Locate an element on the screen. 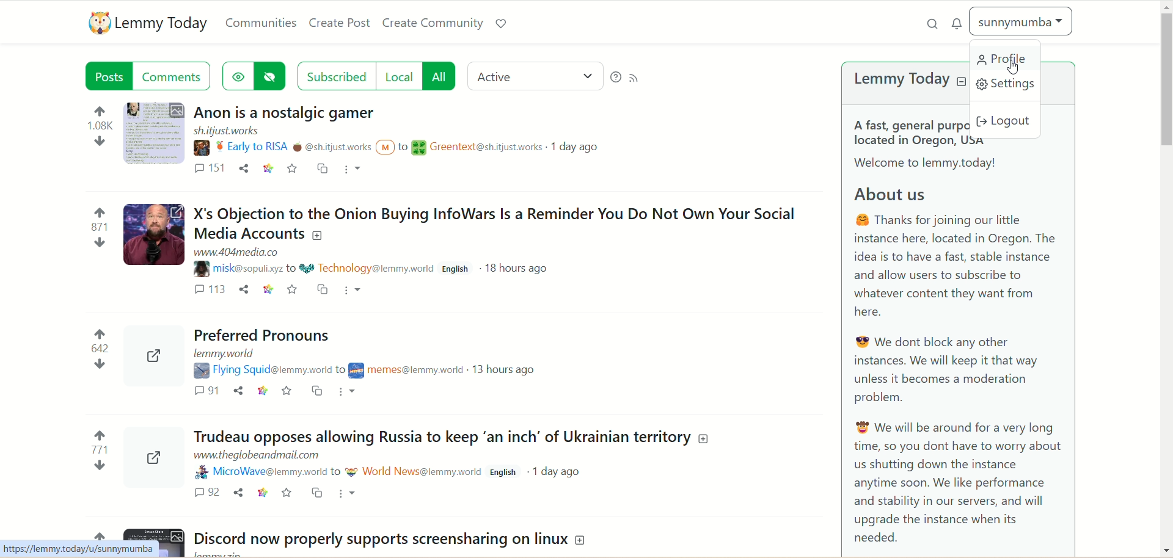 Image resolution: width=1173 pixels, height=558 pixels. Link is located at coordinates (269, 289).